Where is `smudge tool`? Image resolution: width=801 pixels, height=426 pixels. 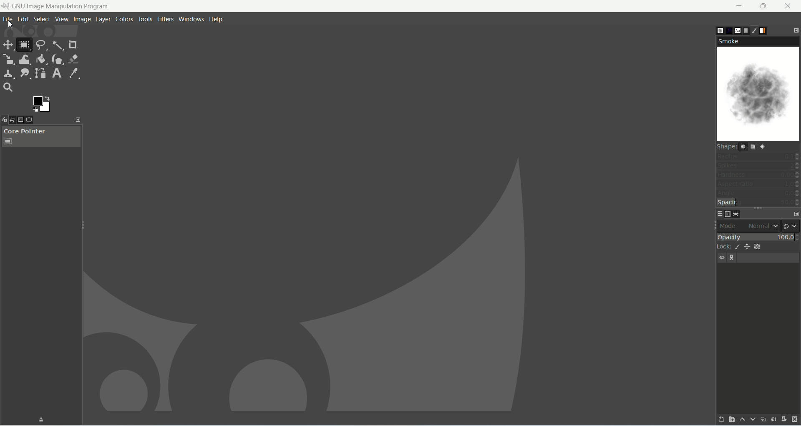 smudge tool is located at coordinates (25, 74).